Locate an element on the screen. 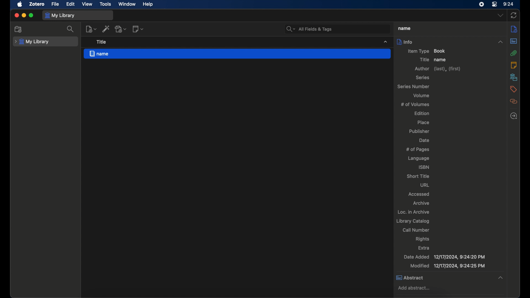 This screenshot has width=530, height=298. library catalog is located at coordinates (413, 221).